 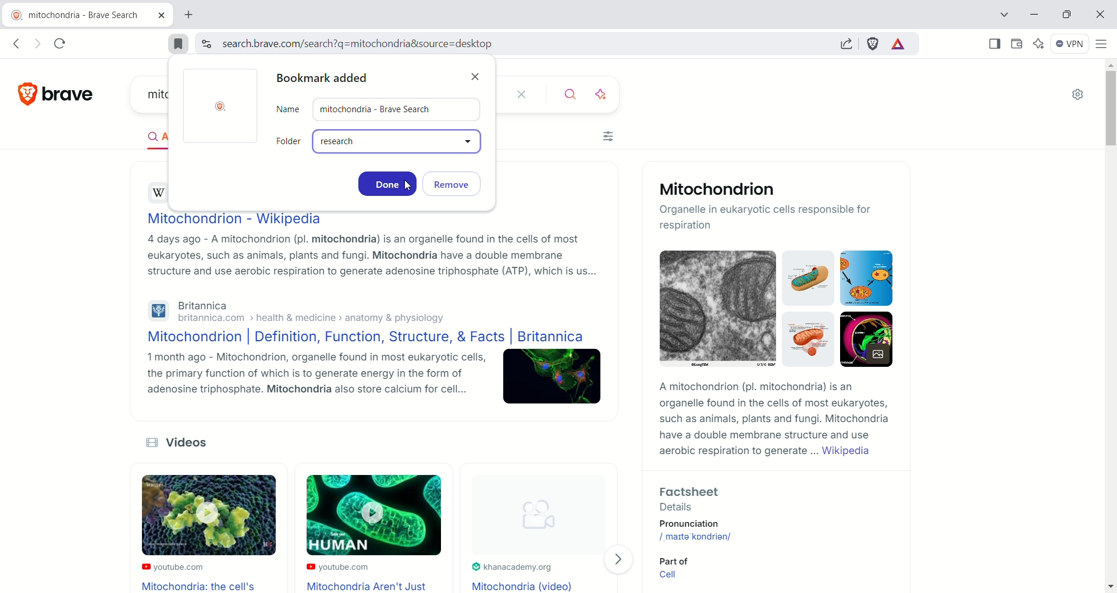 What do you see at coordinates (622, 559) in the screenshot?
I see `Visit page` at bounding box center [622, 559].